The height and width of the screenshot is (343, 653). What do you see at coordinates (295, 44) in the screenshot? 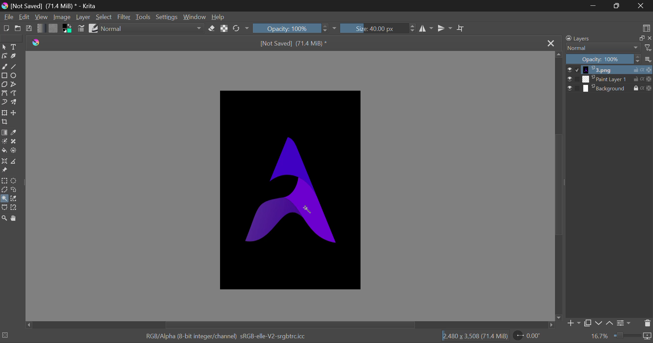
I see `[Not Saved] (71.4 MiB) *` at bounding box center [295, 44].